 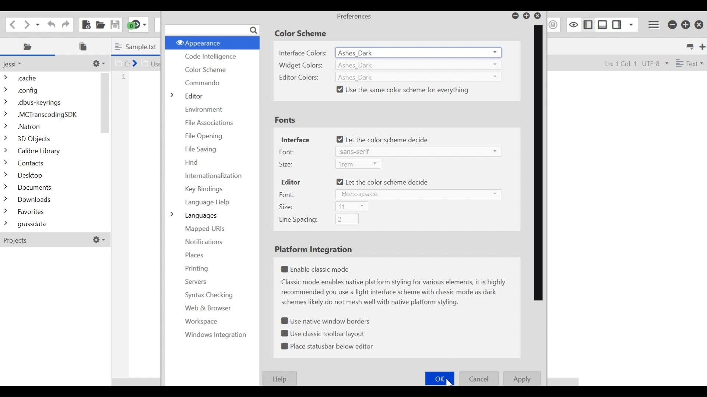 I want to click on Vertical Scroll bar, so click(x=105, y=103).